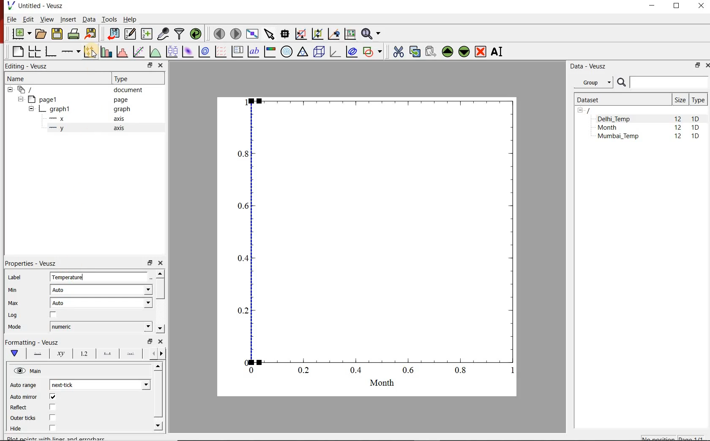 Image resolution: width=710 pixels, height=441 pixels. I want to click on Page1, so click(74, 99).